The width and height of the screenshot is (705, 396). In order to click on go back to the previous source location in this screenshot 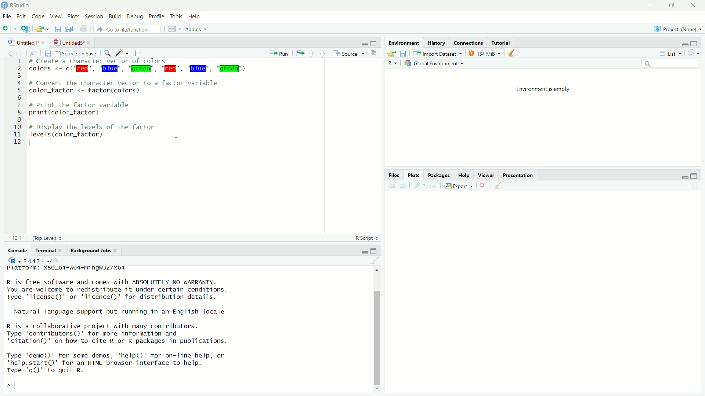, I will do `click(8, 53)`.